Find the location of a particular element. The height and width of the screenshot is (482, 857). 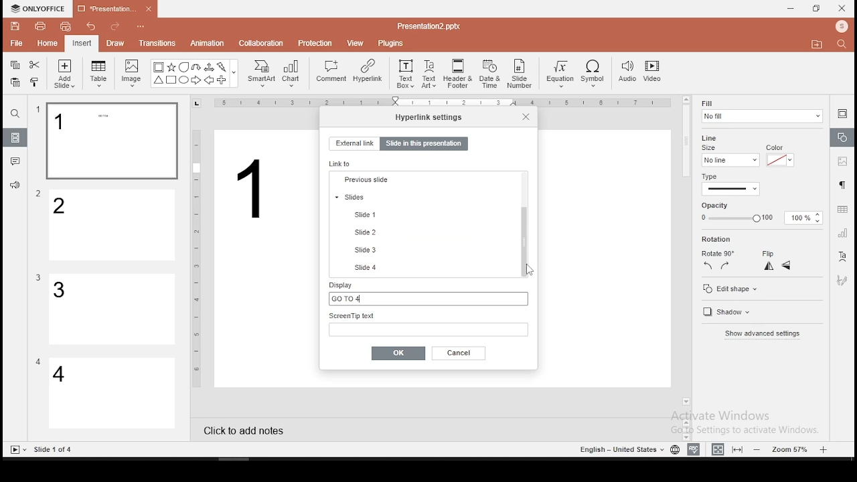

U Arrow is located at coordinates (197, 67).